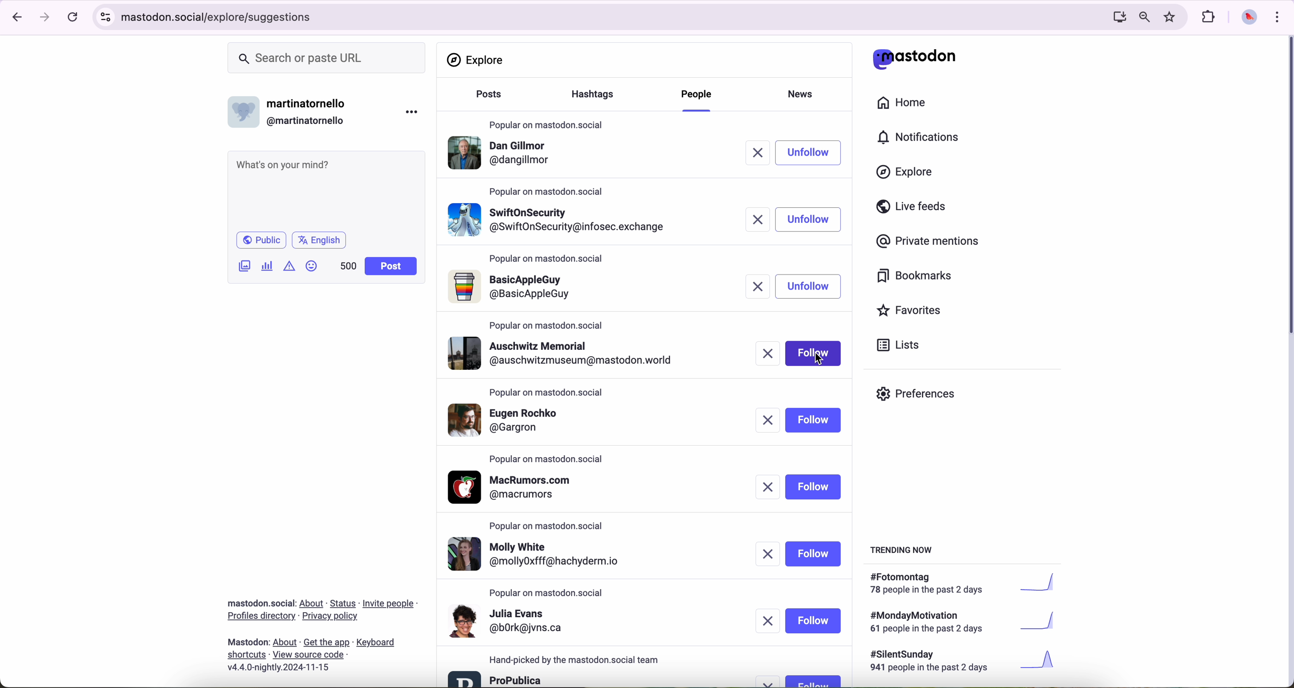 This screenshot has width=1294, height=688. What do you see at coordinates (547, 122) in the screenshot?
I see `popular on mastodon.social` at bounding box center [547, 122].